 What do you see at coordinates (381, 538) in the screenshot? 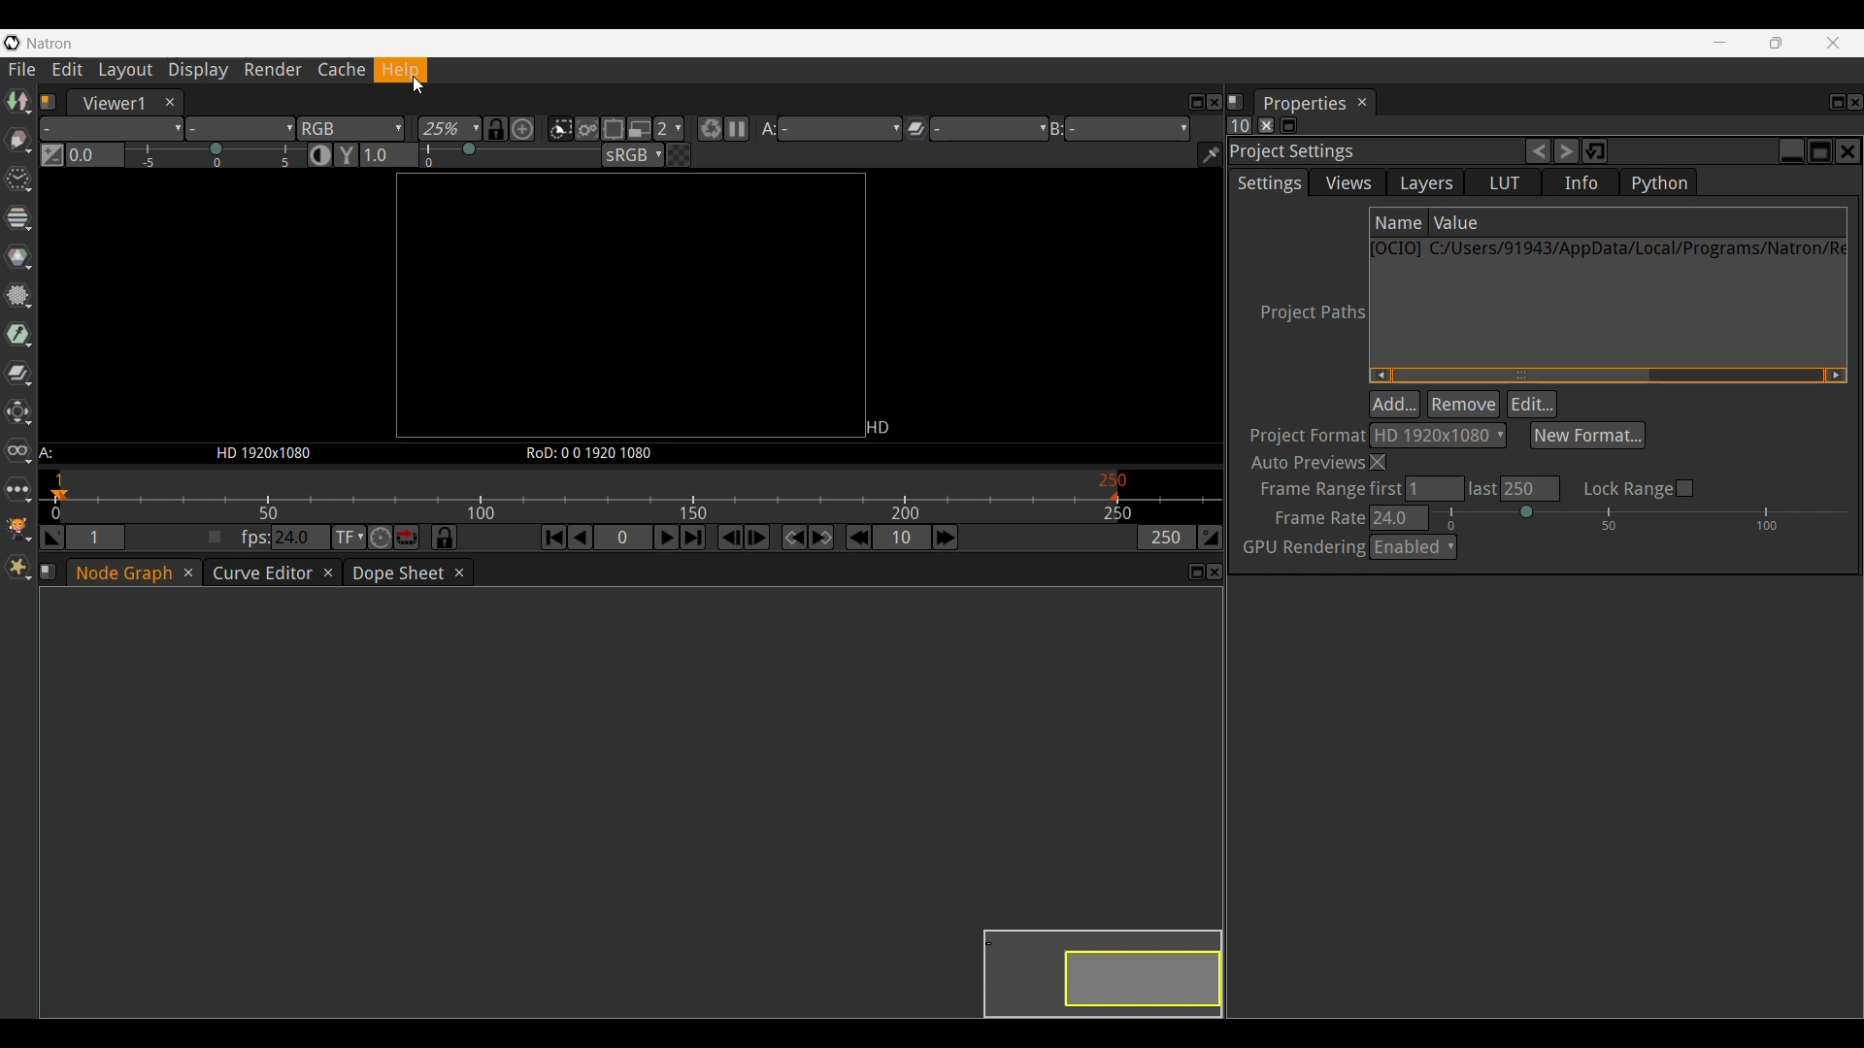
I see `Turbo mode` at bounding box center [381, 538].